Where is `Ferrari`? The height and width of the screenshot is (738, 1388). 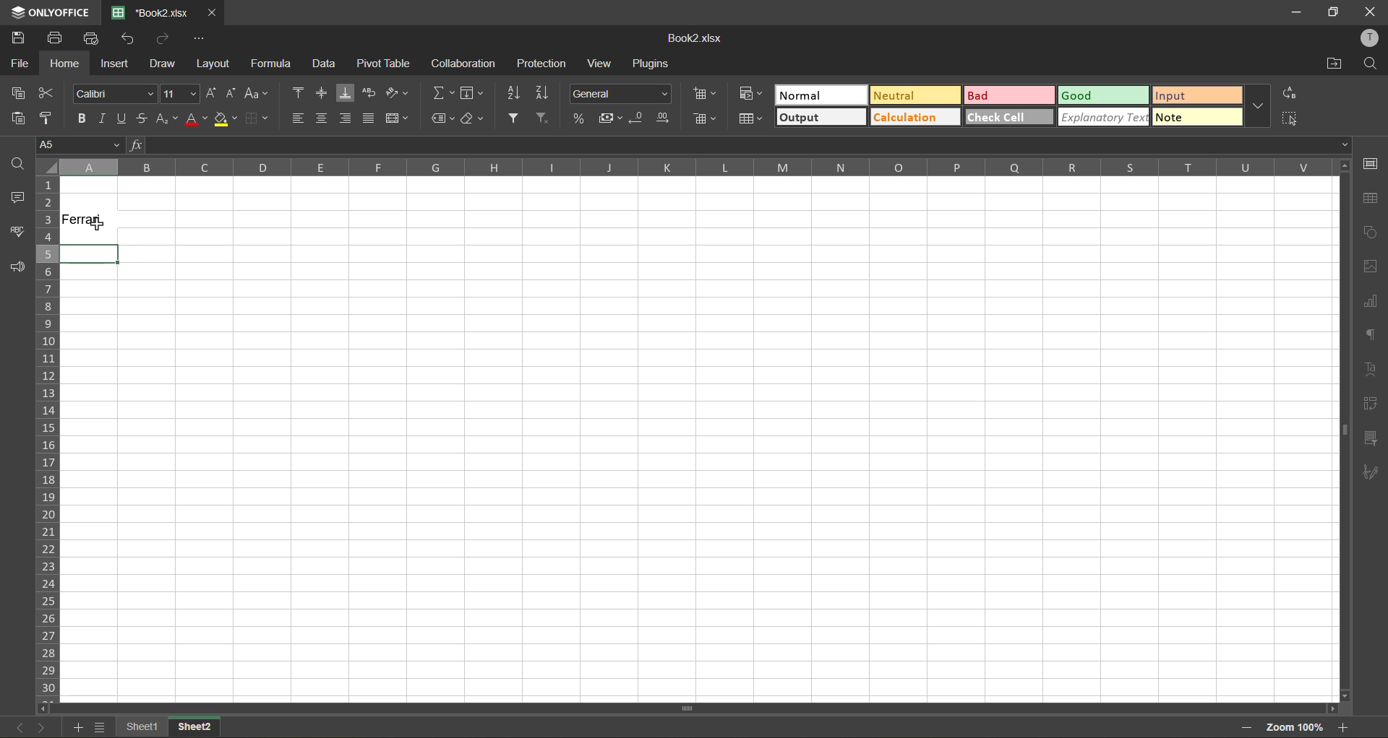
Ferrari is located at coordinates (88, 225).